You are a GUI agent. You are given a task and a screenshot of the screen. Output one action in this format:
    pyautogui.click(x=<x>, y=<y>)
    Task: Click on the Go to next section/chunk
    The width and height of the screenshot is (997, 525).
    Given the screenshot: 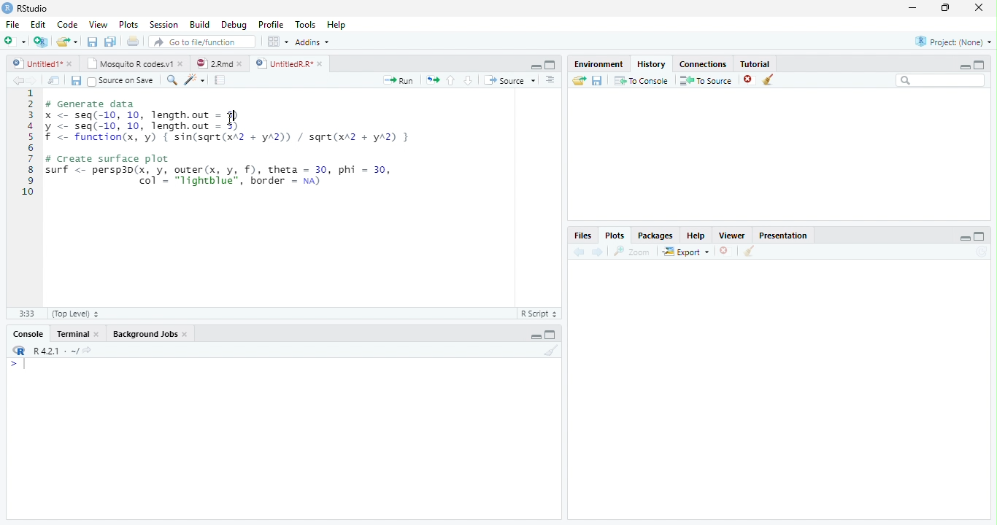 What is the action you would take?
    pyautogui.click(x=468, y=79)
    